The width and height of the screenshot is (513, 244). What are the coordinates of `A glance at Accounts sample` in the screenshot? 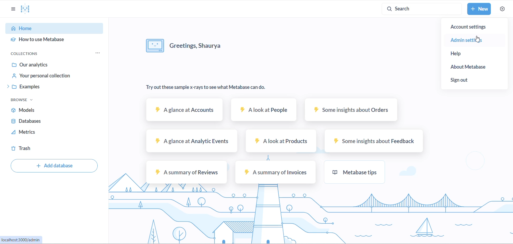 It's located at (185, 112).